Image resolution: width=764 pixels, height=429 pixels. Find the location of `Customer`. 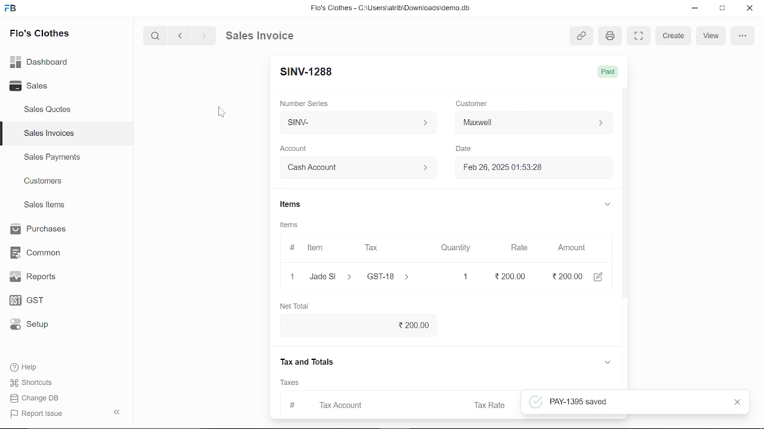

Customer is located at coordinates (535, 125).